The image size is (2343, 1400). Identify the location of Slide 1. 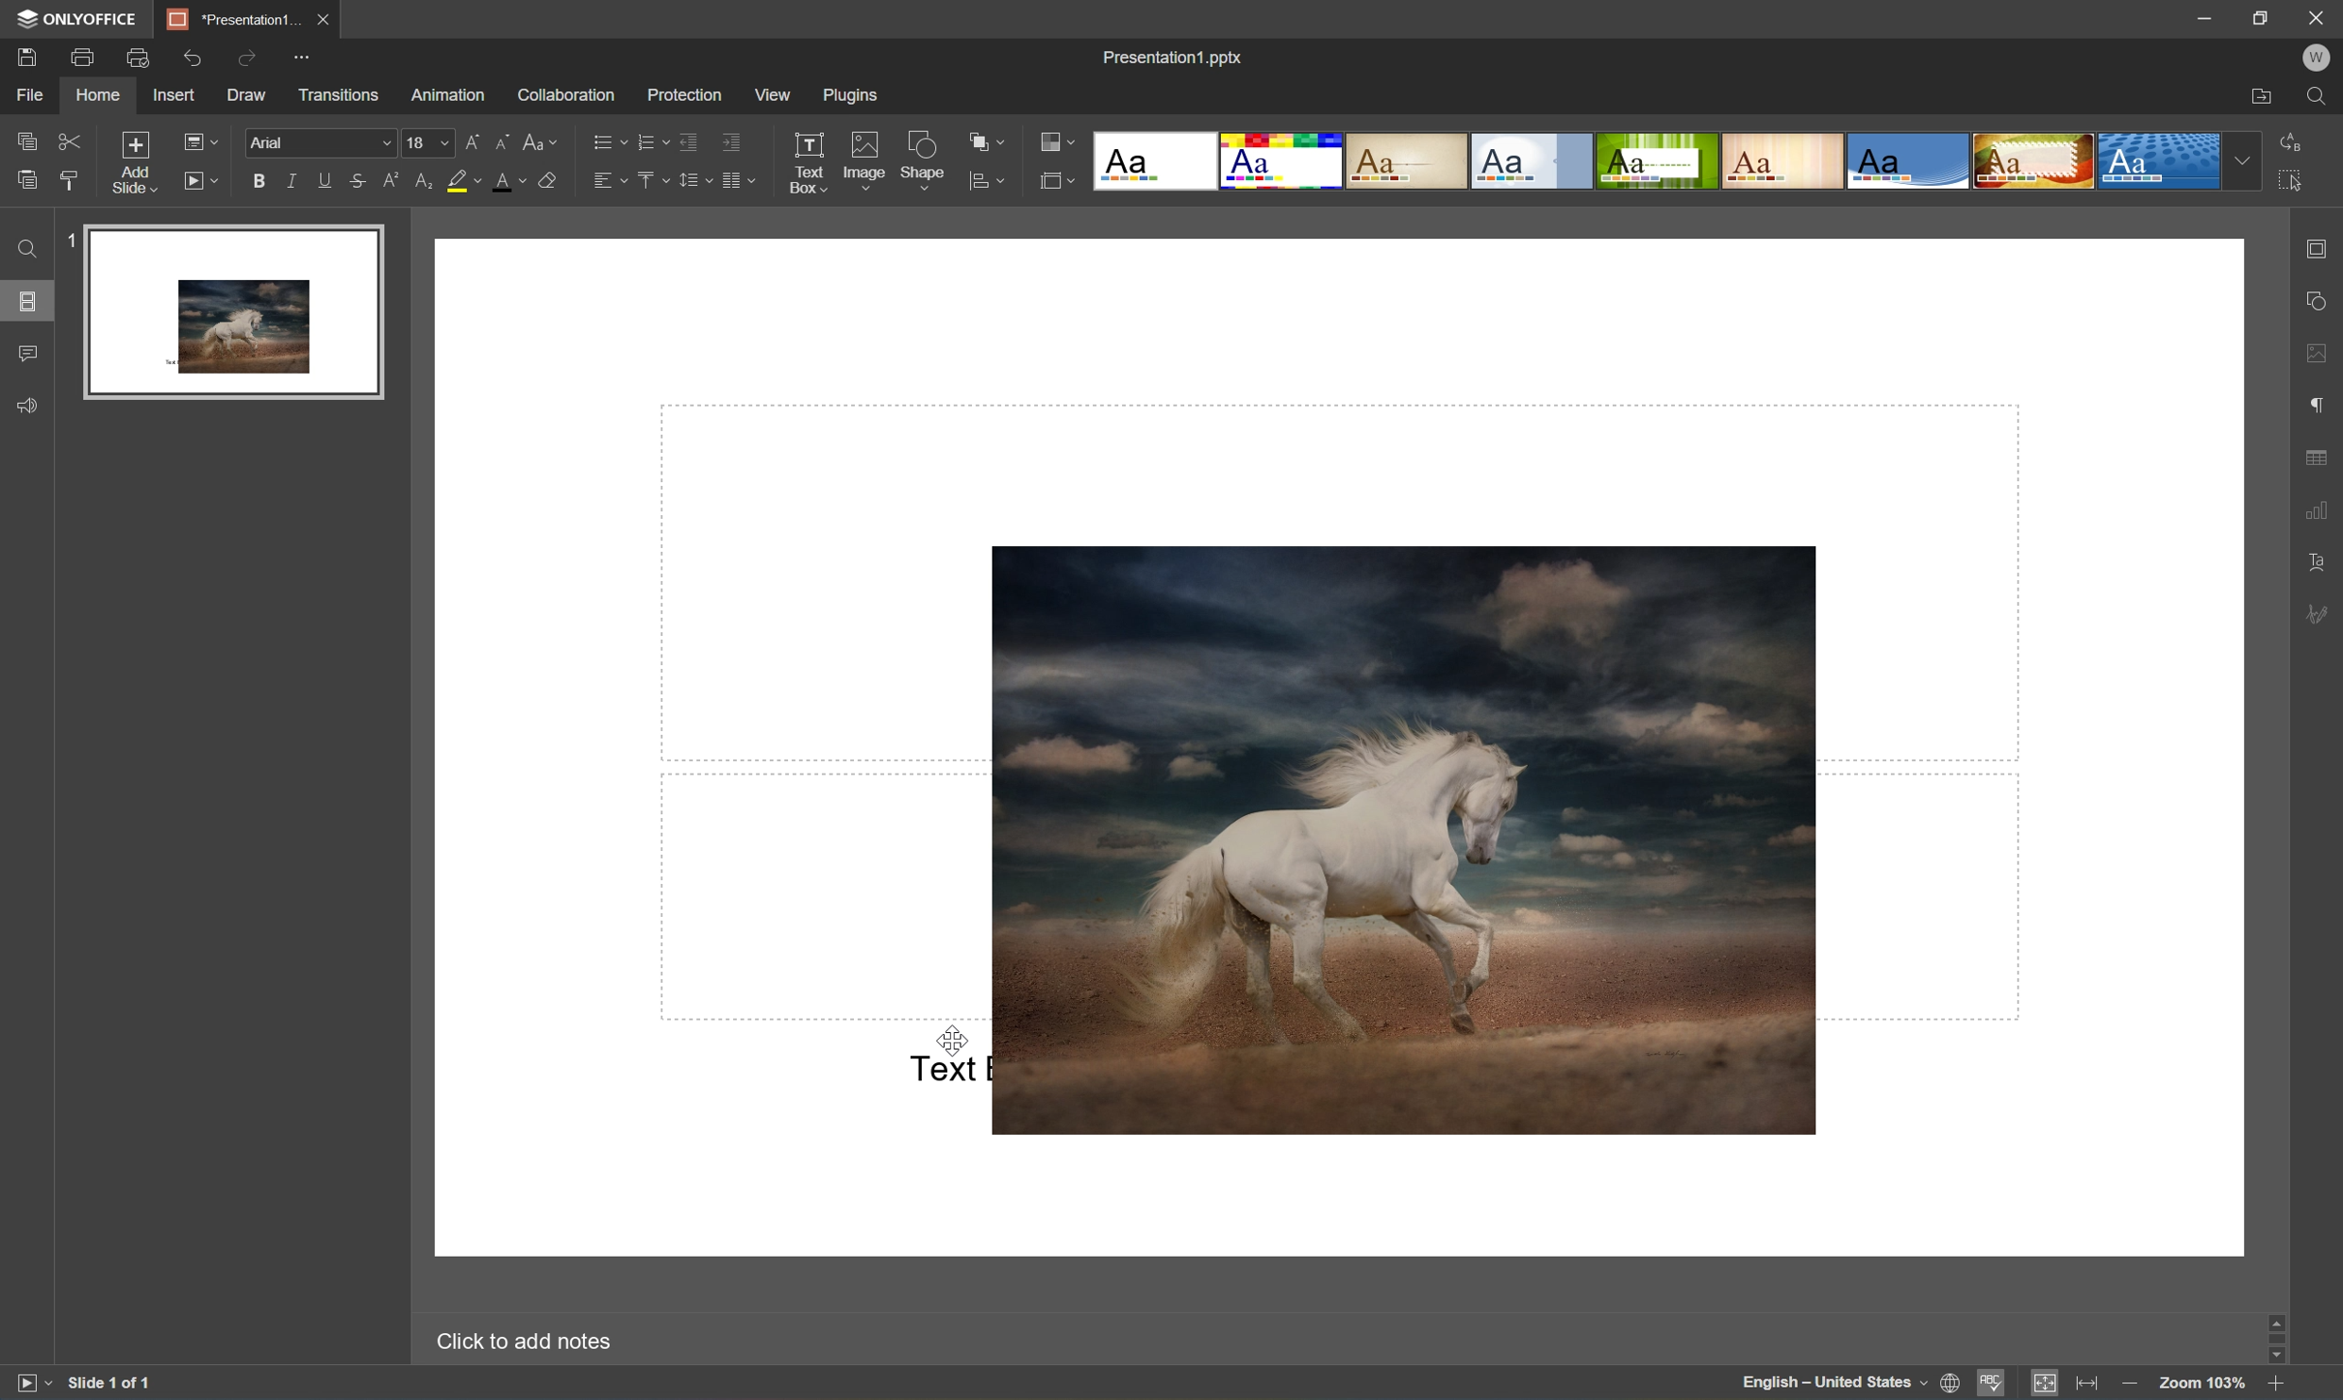
(220, 310).